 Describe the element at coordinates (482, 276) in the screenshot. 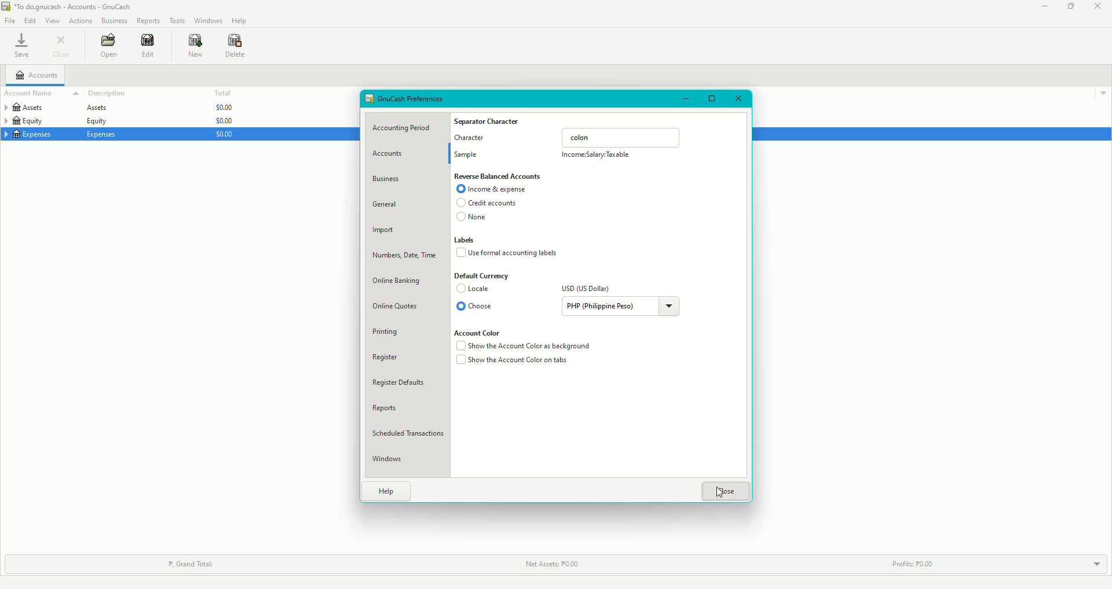

I see `Default Currency` at that location.